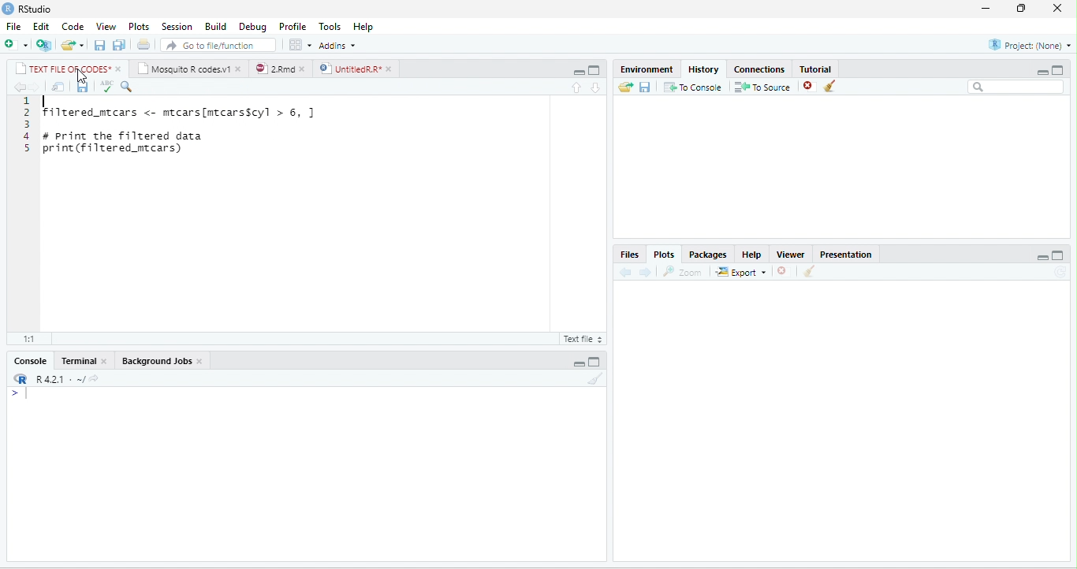  What do you see at coordinates (106, 360) in the screenshot?
I see `close` at bounding box center [106, 360].